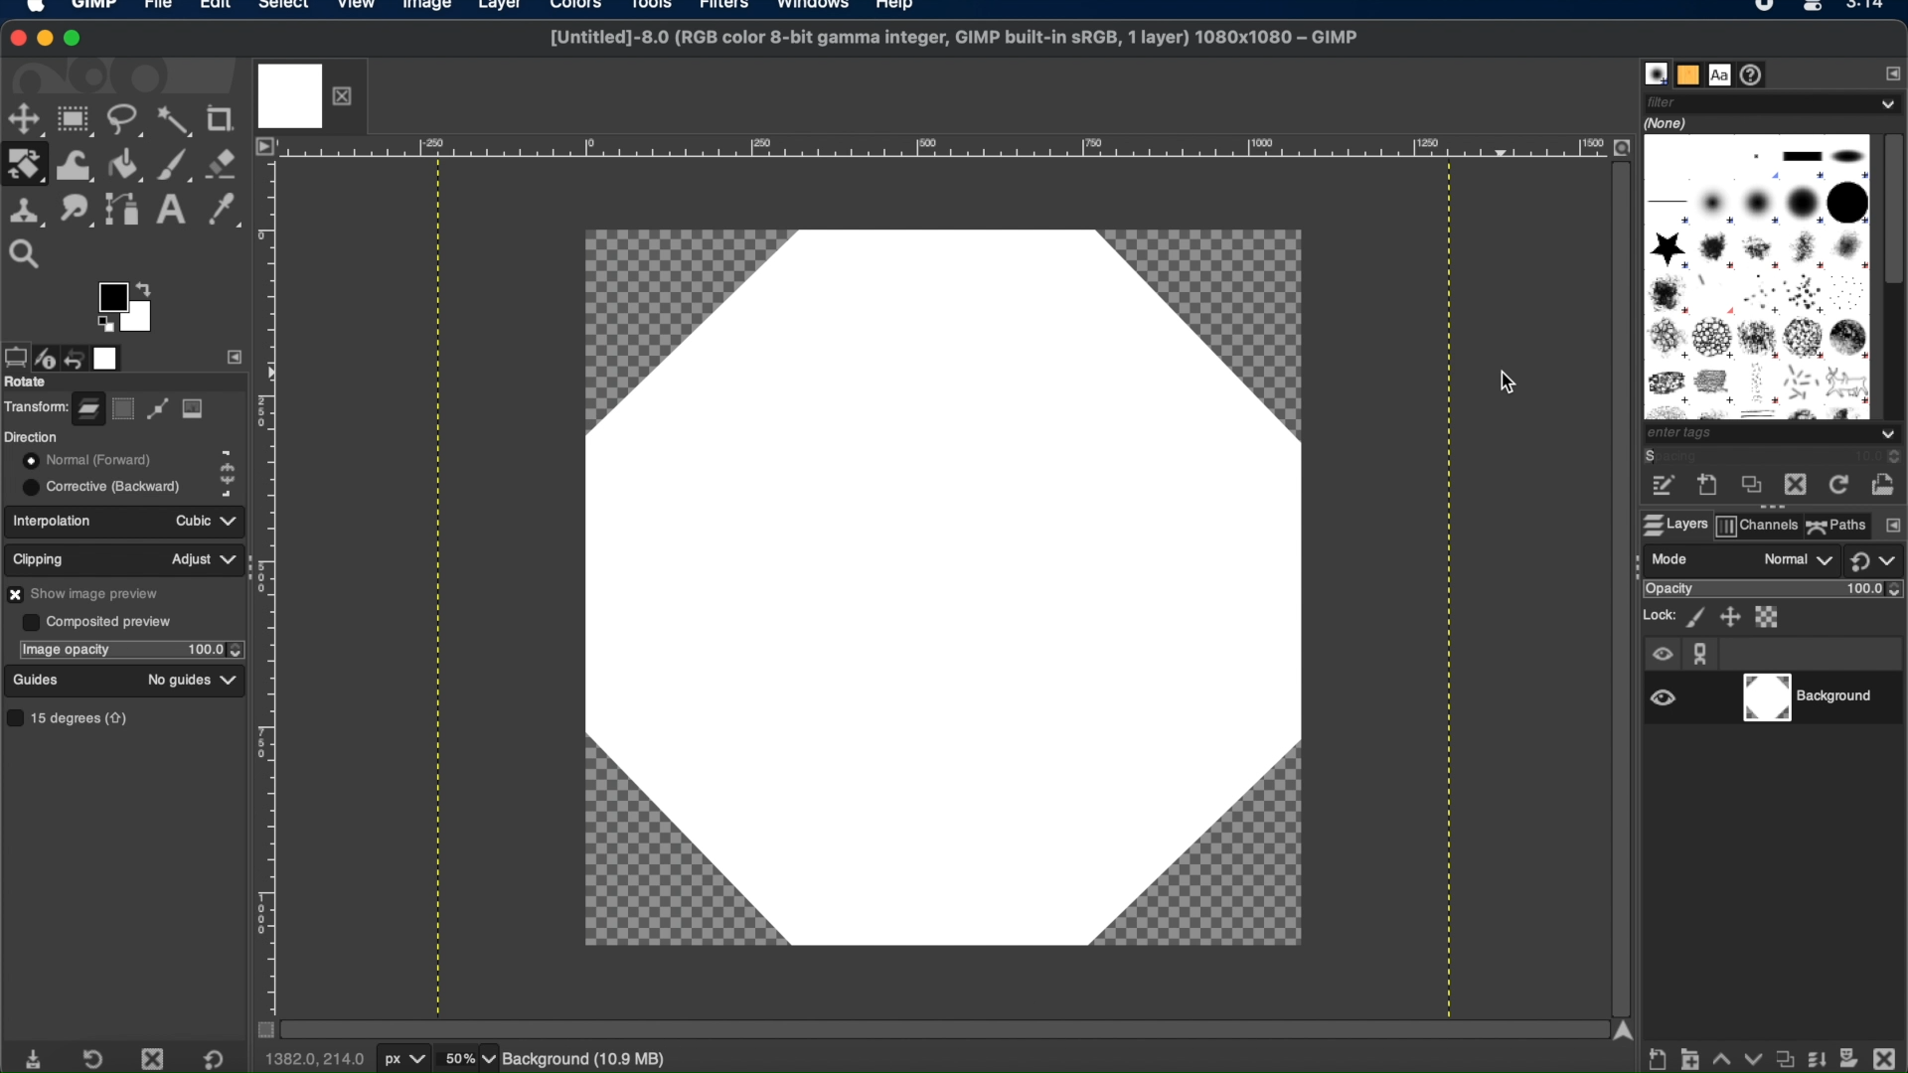 The image size is (1908, 1073). I want to click on lower this layer, so click(1752, 1058).